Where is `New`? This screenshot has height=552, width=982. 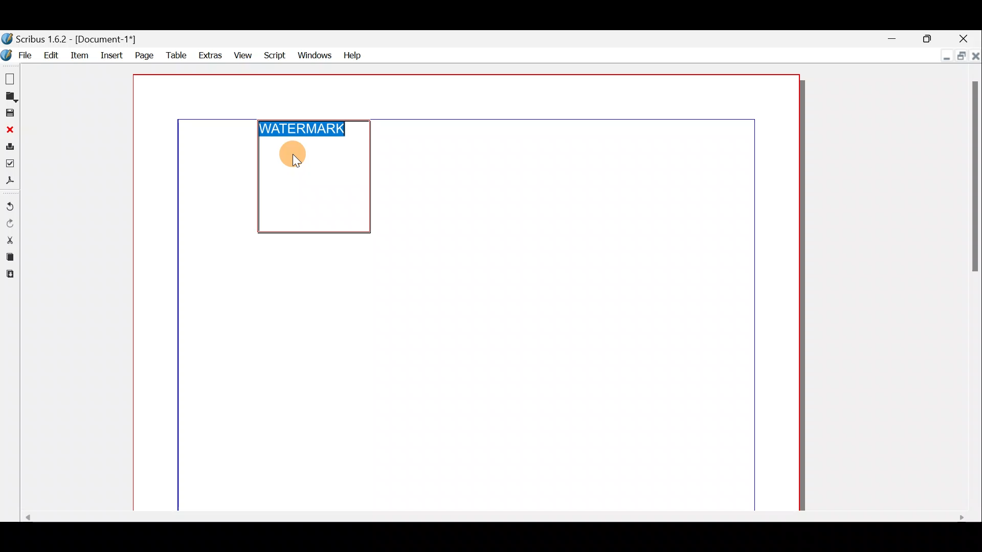 New is located at coordinates (9, 77).